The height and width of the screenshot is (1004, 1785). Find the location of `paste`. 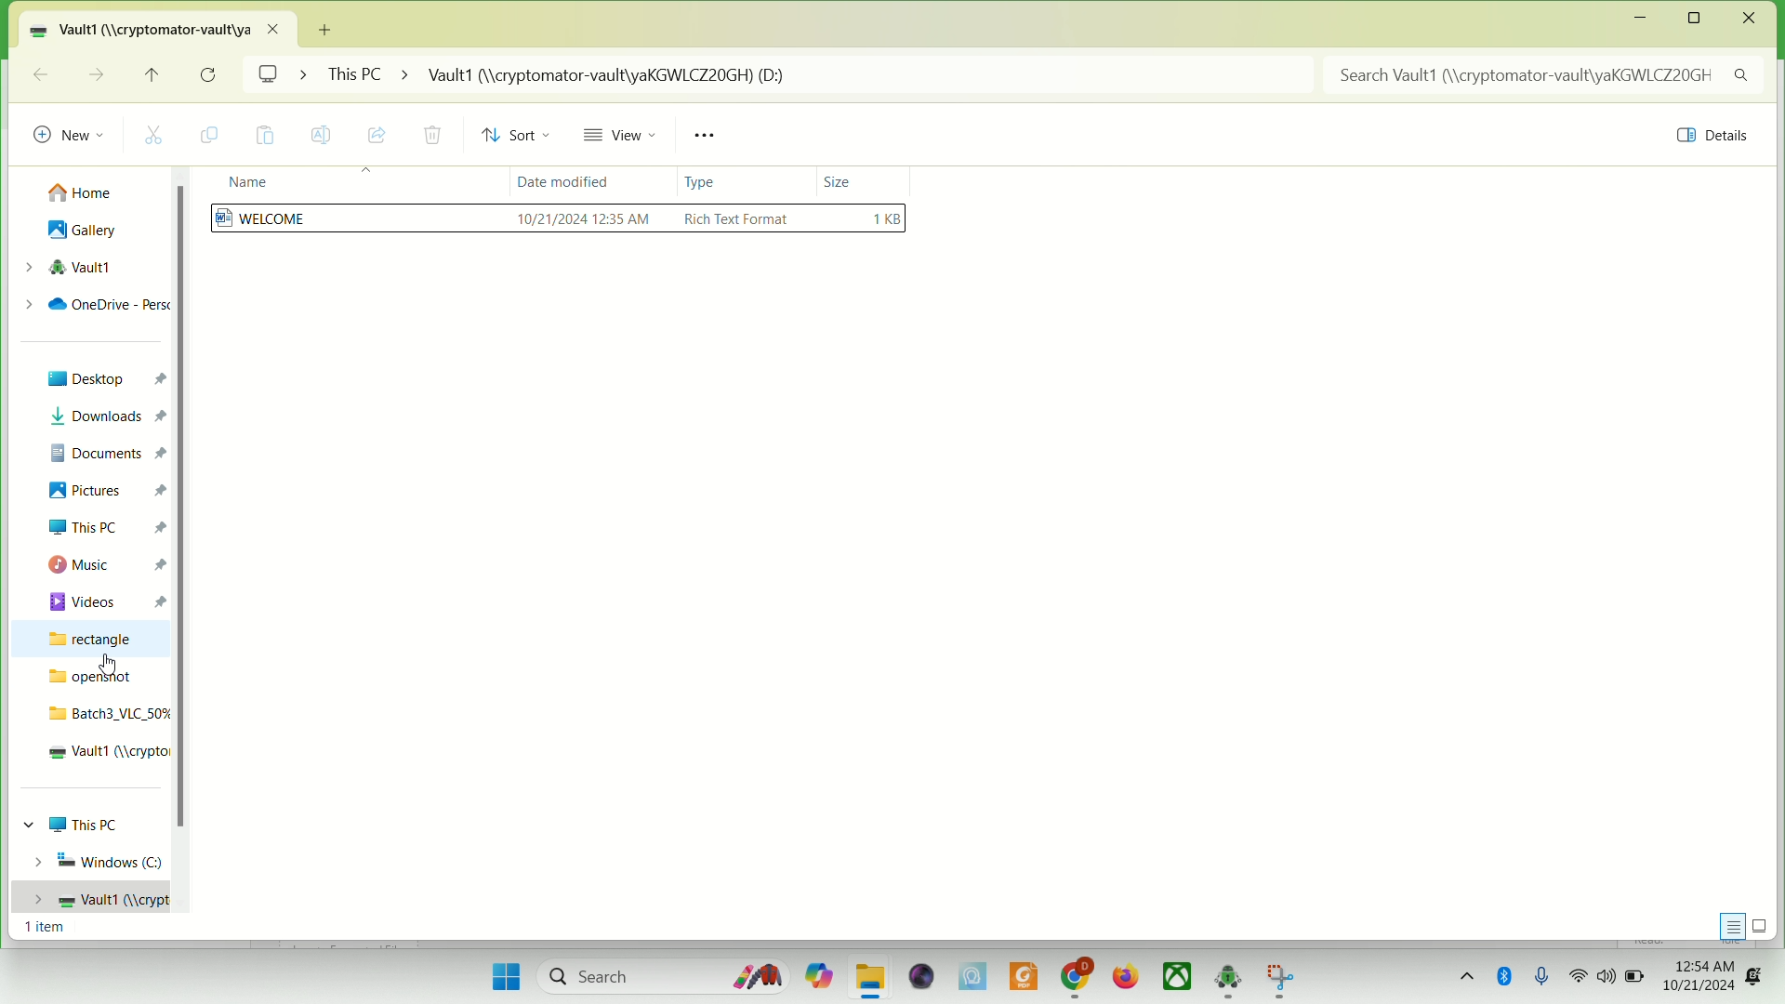

paste is located at coordinates (266, 136).